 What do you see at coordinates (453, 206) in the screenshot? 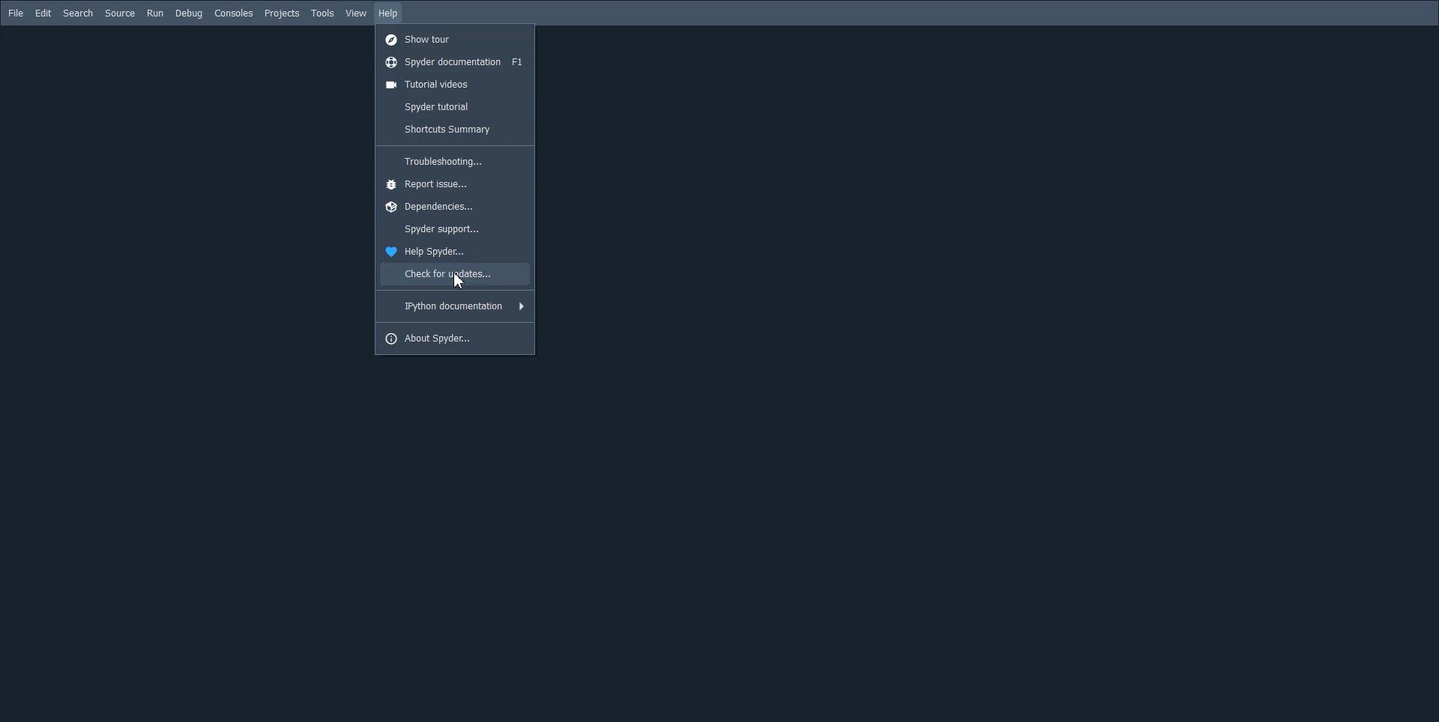
I see `Dependencies` at bounding box center [453, 206].